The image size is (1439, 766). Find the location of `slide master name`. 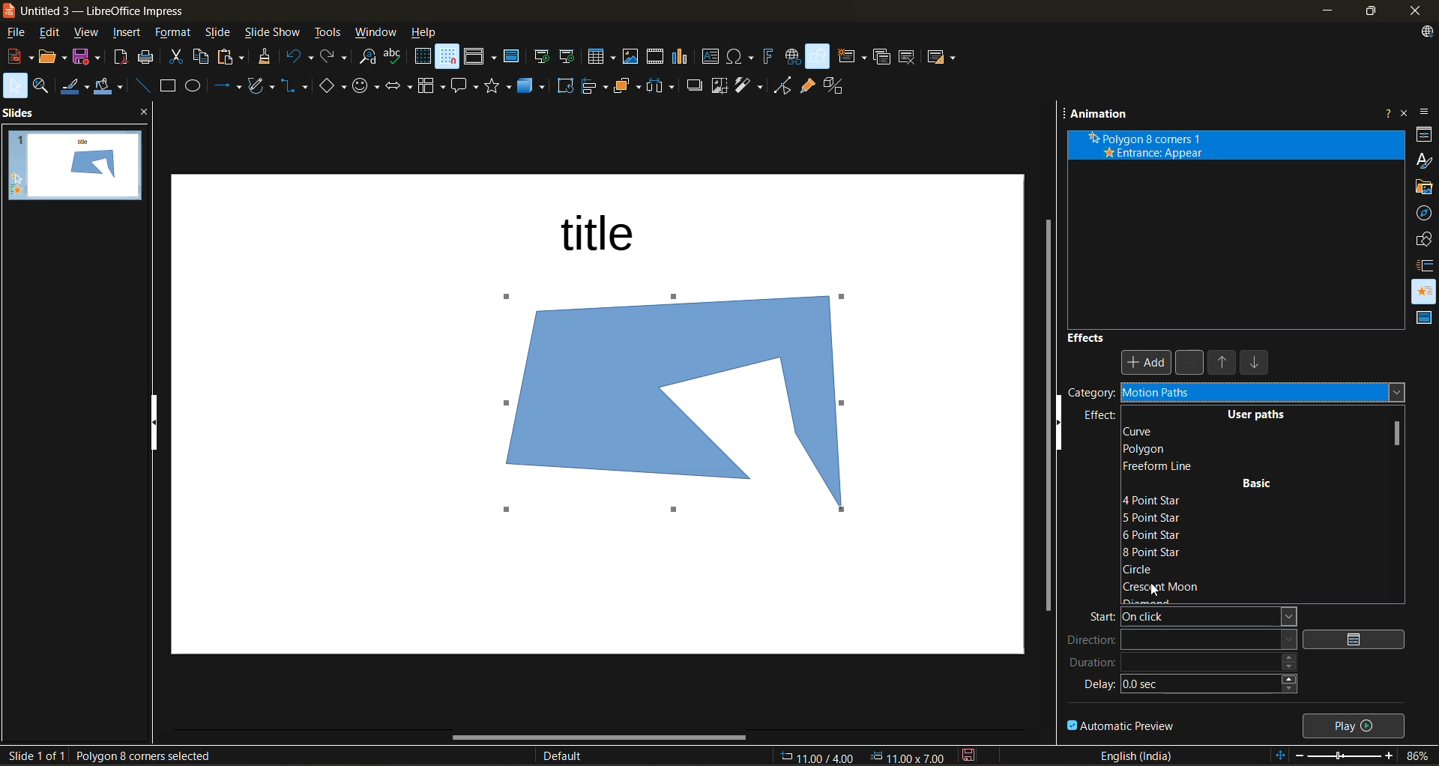

slide master name is located at coordinates (570, 757).